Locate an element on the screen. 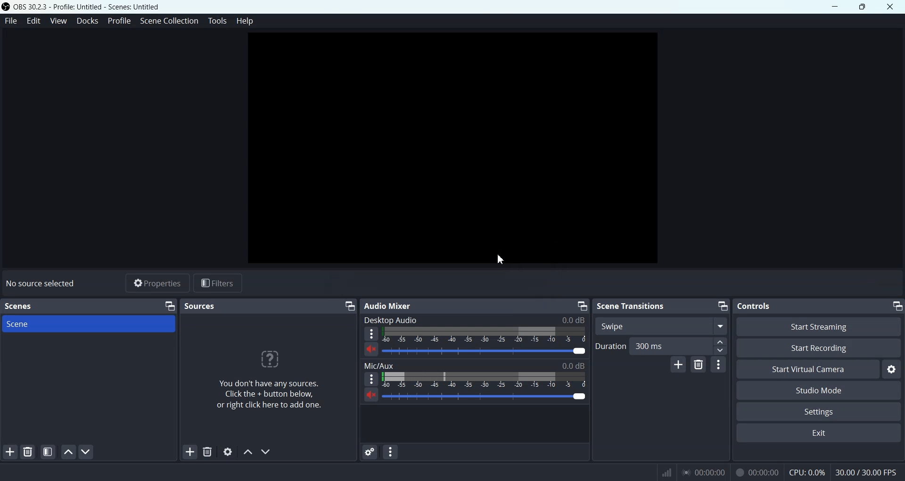 This screenshot has height=481, width=905. No source selected is located at coordinates (42, 282).